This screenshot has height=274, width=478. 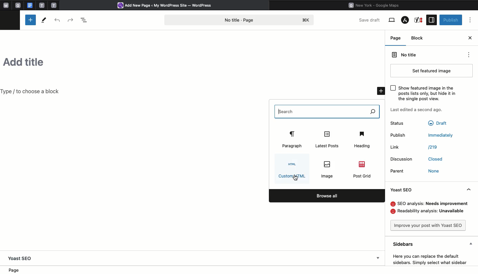 What do you see at coordinates (431, 208) in the screenshot?
I see `Analysis ` at bounding box center [431, 208].